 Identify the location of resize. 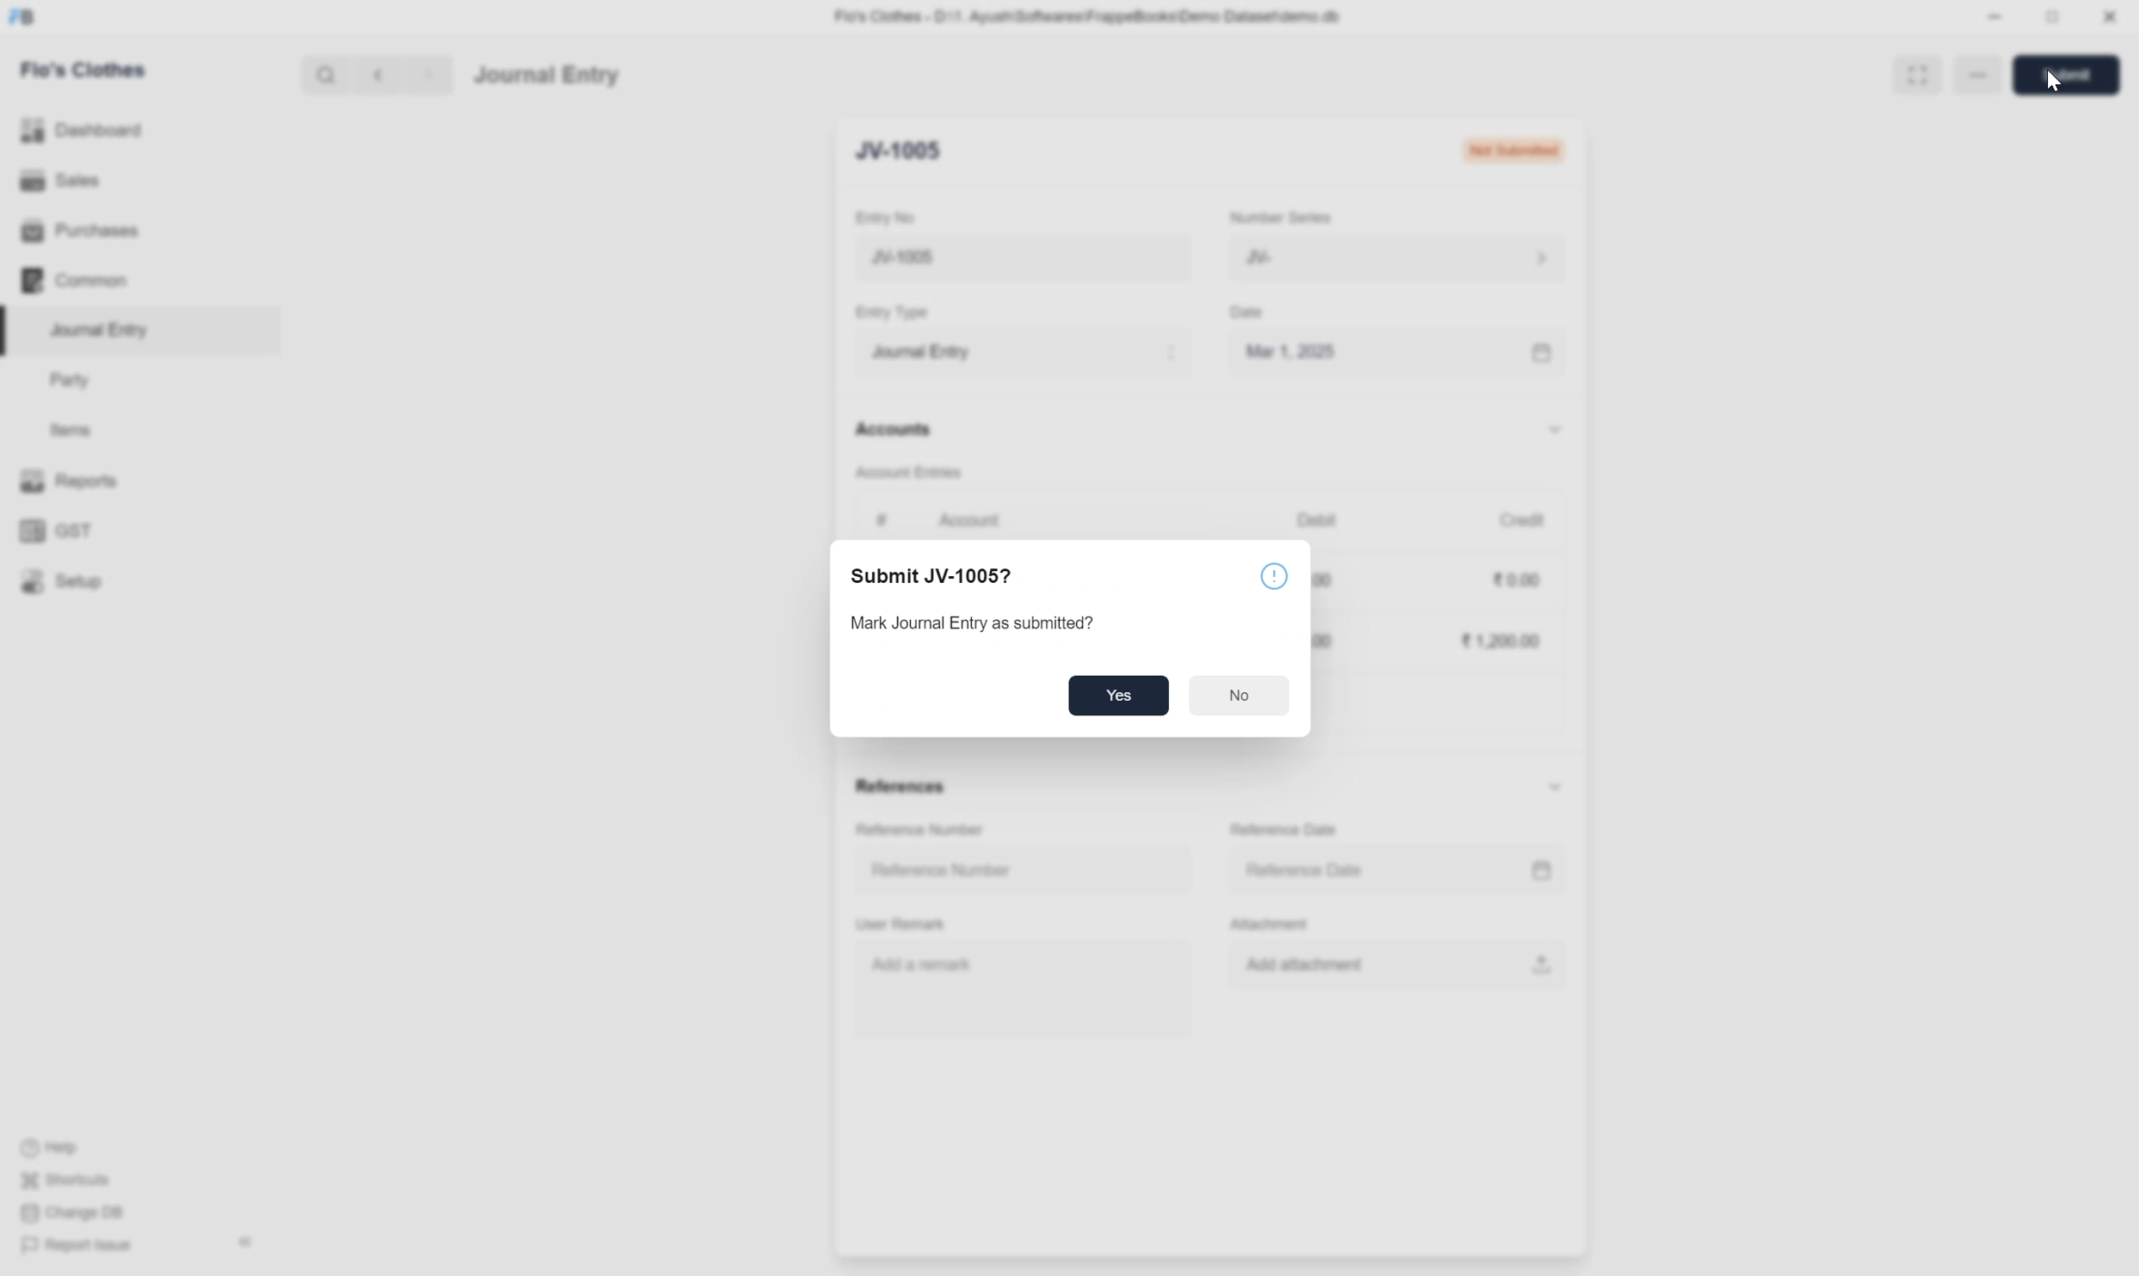
(2050, 17).